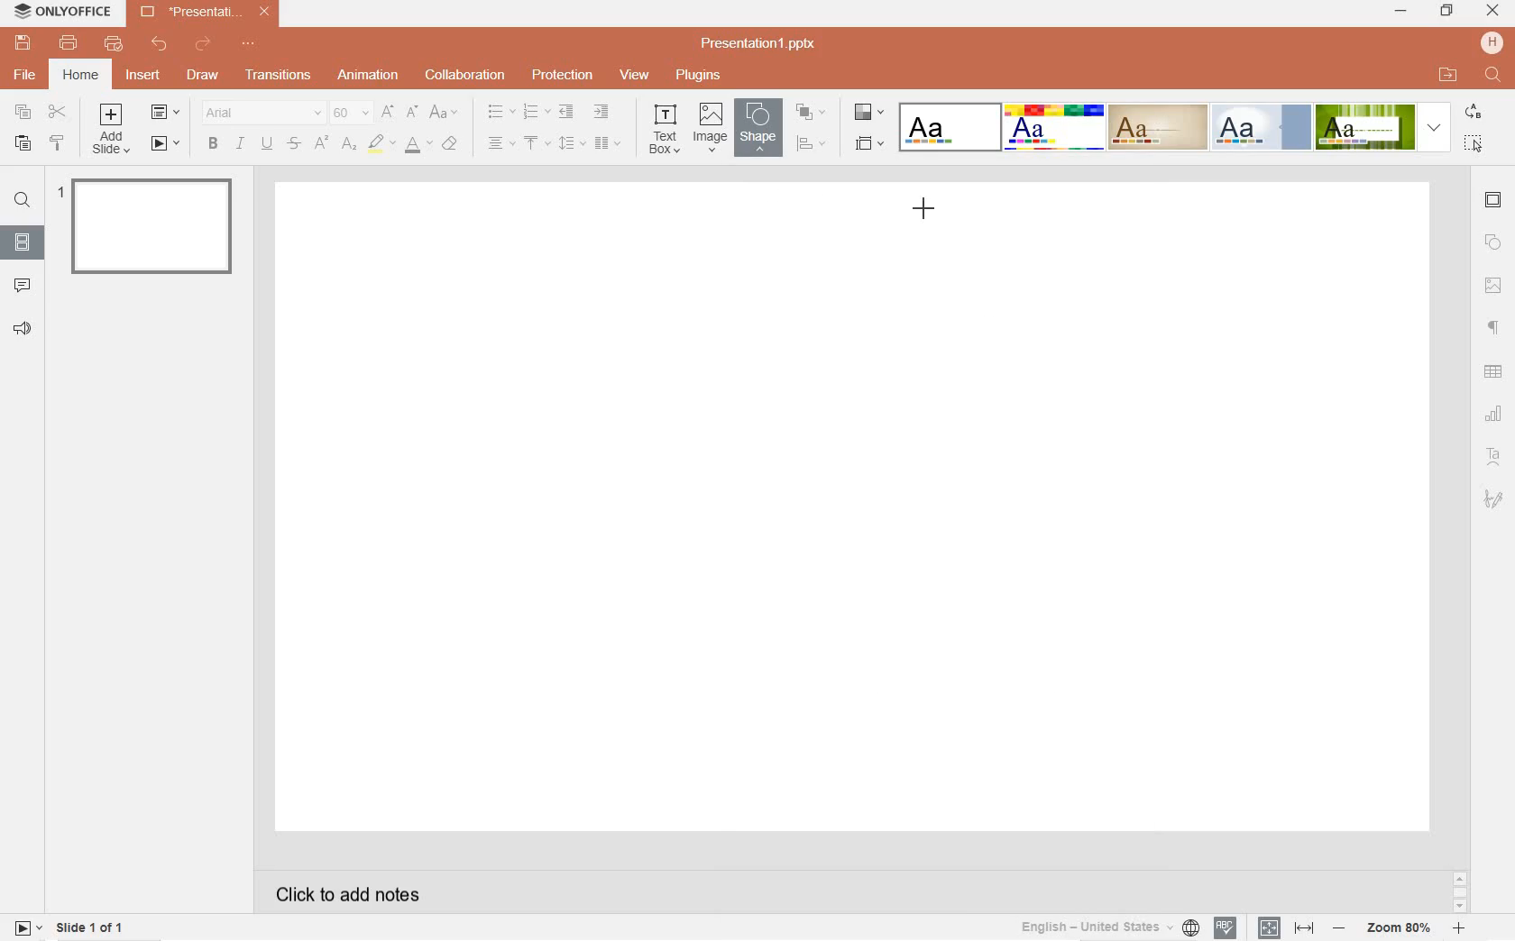 This screenshot has height=941, width=1515. Describe the element at coordinates (1225, 928) in the screenshot. I see `spell checking` at that location.